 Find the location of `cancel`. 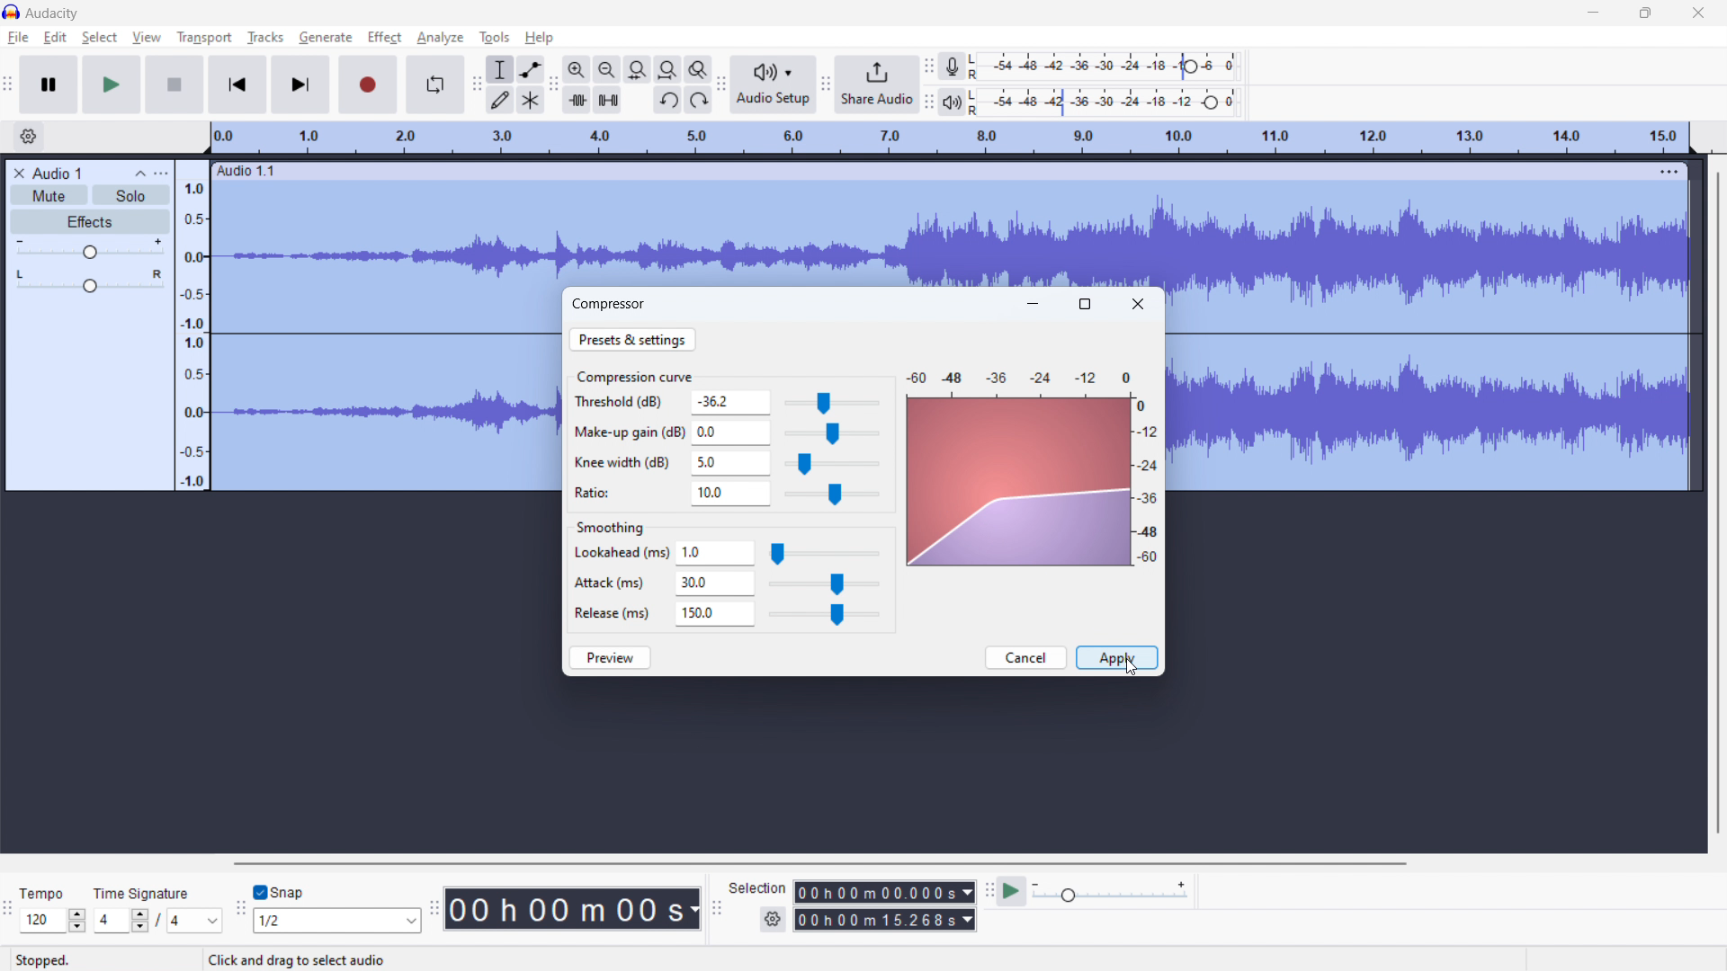

cancel is located at coordinates (1025, 657).